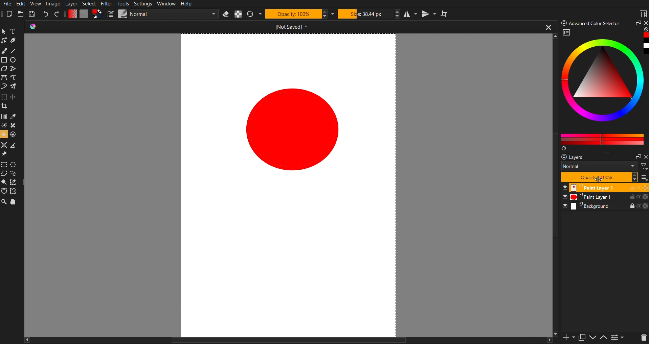  What do you see at coordinates (4, 192) in the screenshot?
I see `Bezier Curve` at bounding box center [4, 192].